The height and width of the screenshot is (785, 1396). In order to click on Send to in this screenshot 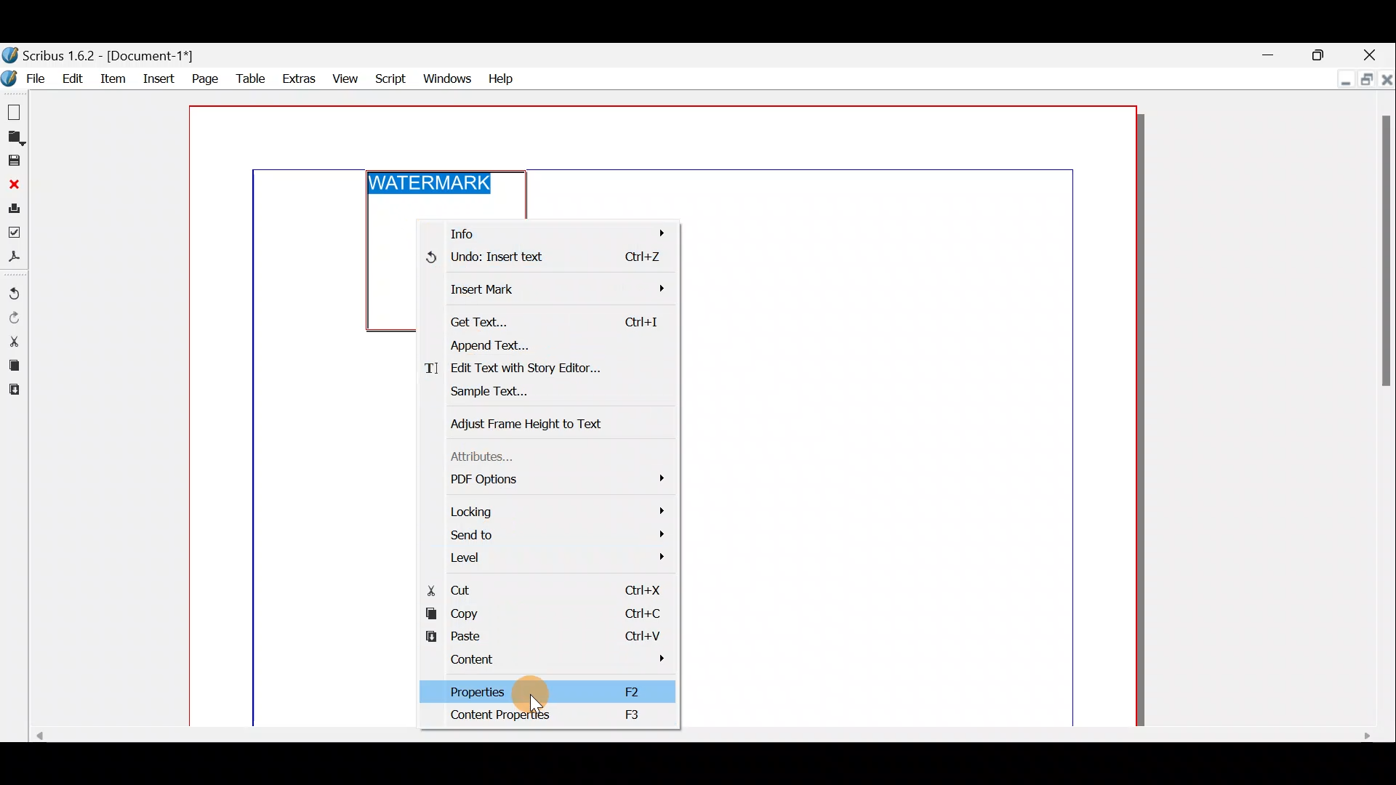, I will do `click(549, 534)`.